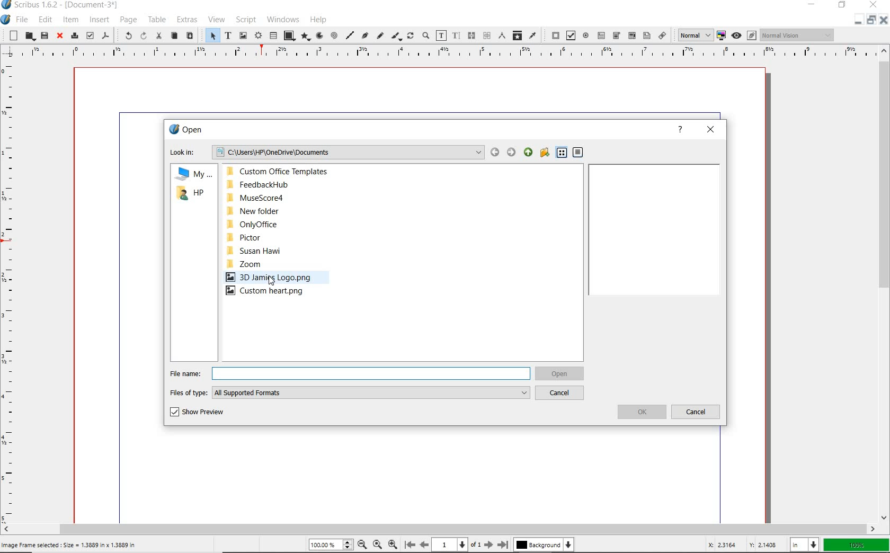 Image resolution: width=890 pixels, height=553 pixels. What do you see at coordinates (569, 35) in the screenshot?
I see `pdf check box` at bounding box center [569, 35].